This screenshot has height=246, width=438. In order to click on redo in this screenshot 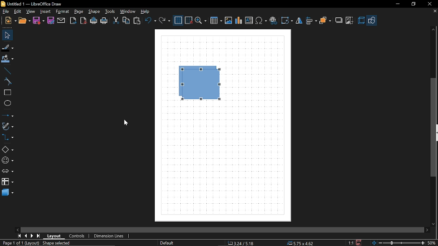, I will do `click(164, 21)`.